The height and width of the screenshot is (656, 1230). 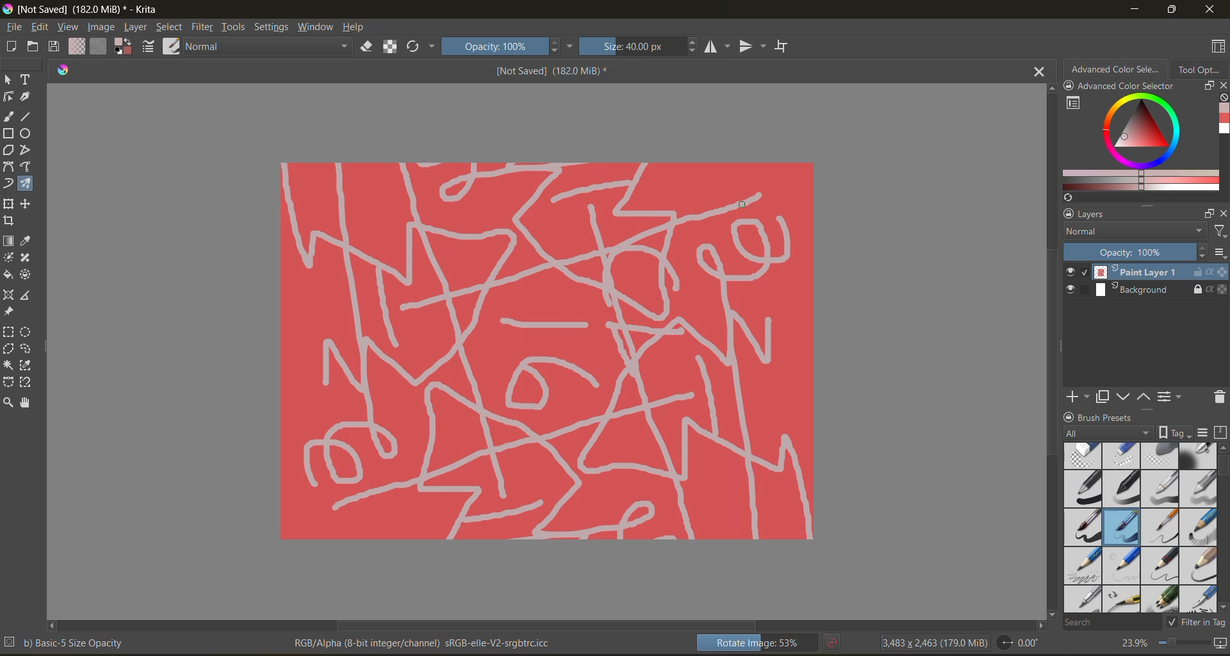 What do you see at coordinates (1111, 417) in the screenshot?
I see `Brush Presets` at bounding box center [1111, 417].